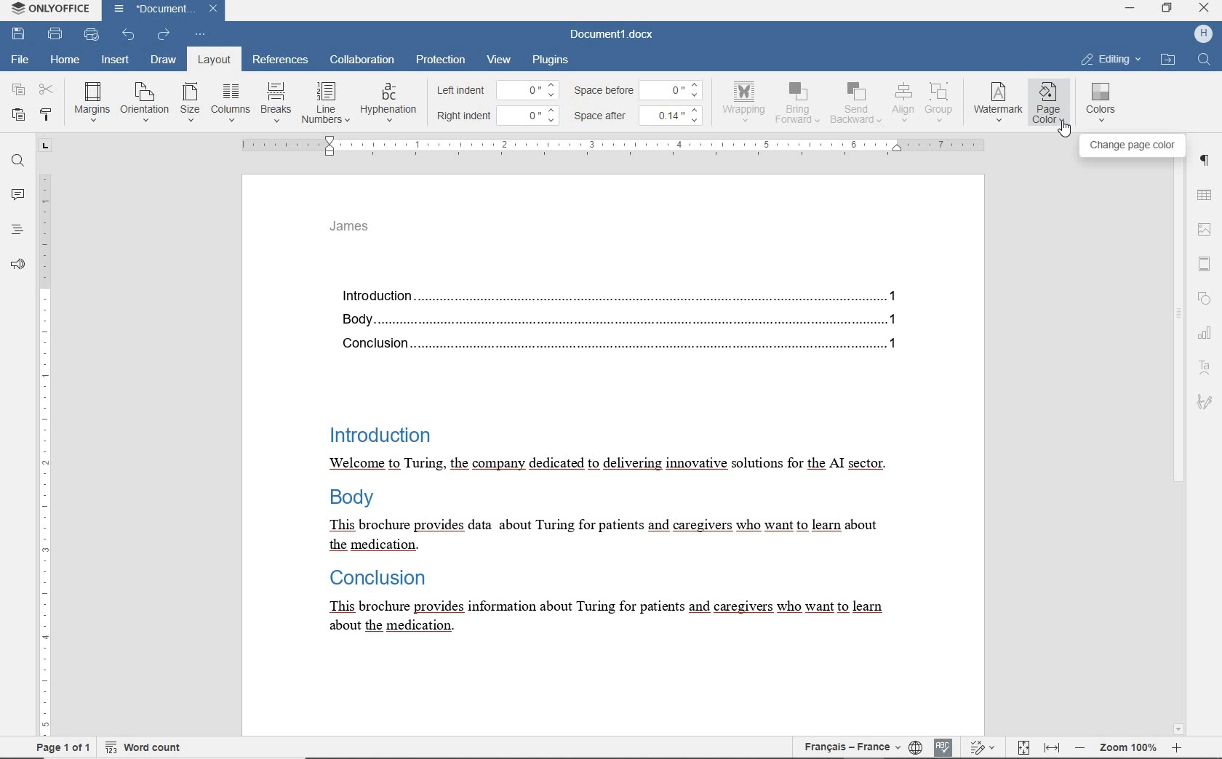 The height and width of the screenshot is (759, 1222). I want to click on system anme, so click(55, 9).